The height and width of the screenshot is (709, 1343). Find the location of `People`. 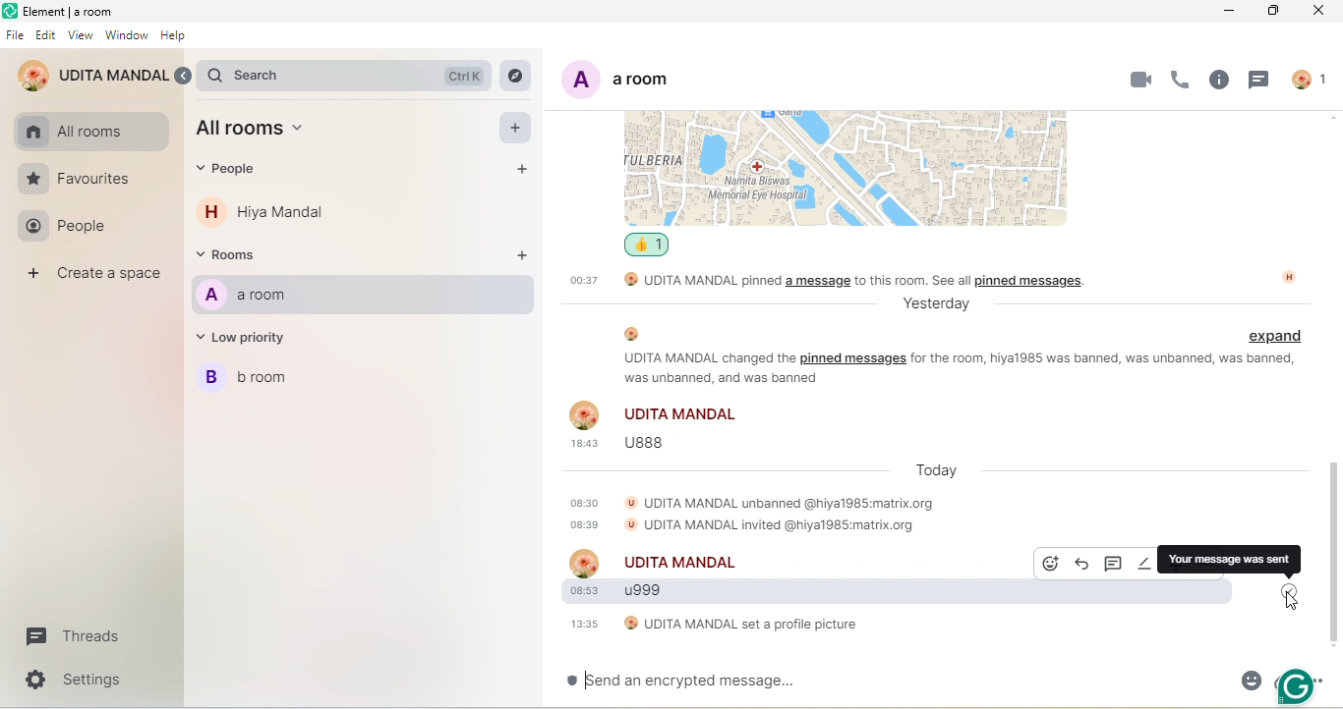

People is located at coordinates (68, 227).